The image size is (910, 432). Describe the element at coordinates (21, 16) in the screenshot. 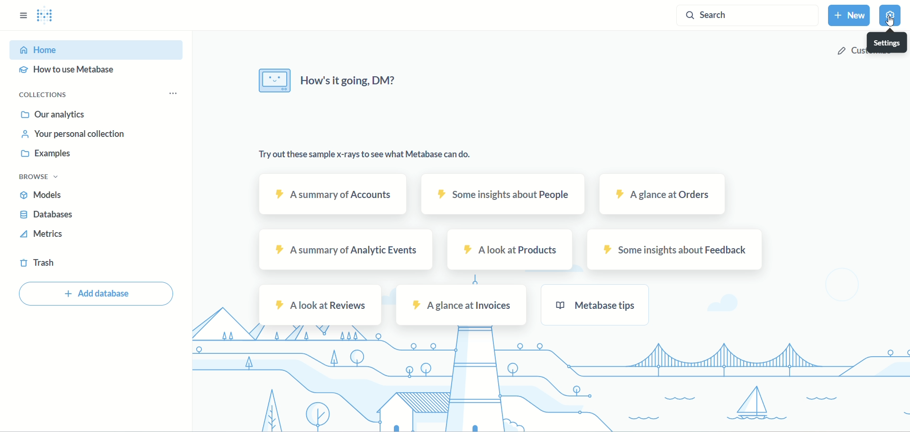

I see `options` at that location.